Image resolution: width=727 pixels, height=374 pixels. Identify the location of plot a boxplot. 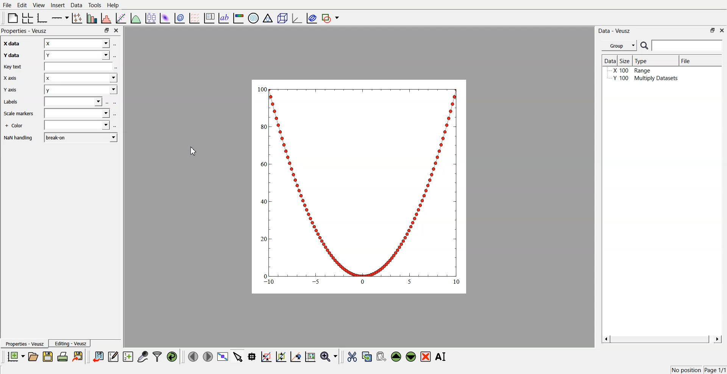
(150, 17).